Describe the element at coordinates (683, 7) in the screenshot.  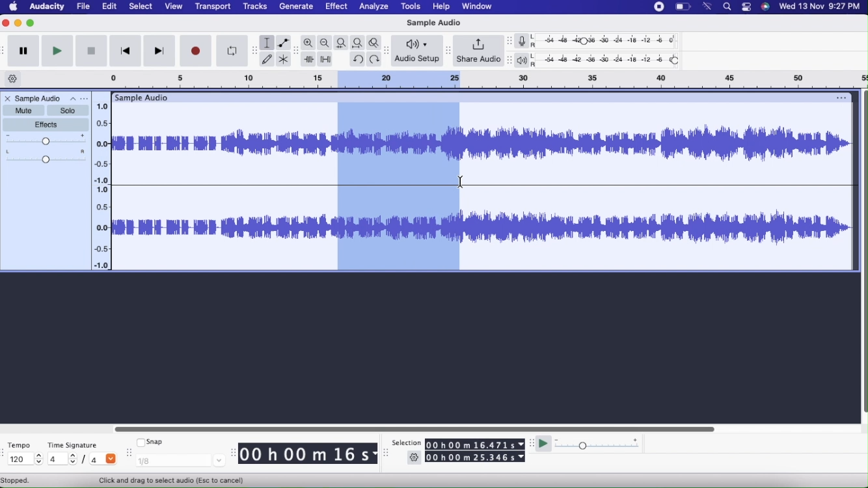
I see `power` at that location.